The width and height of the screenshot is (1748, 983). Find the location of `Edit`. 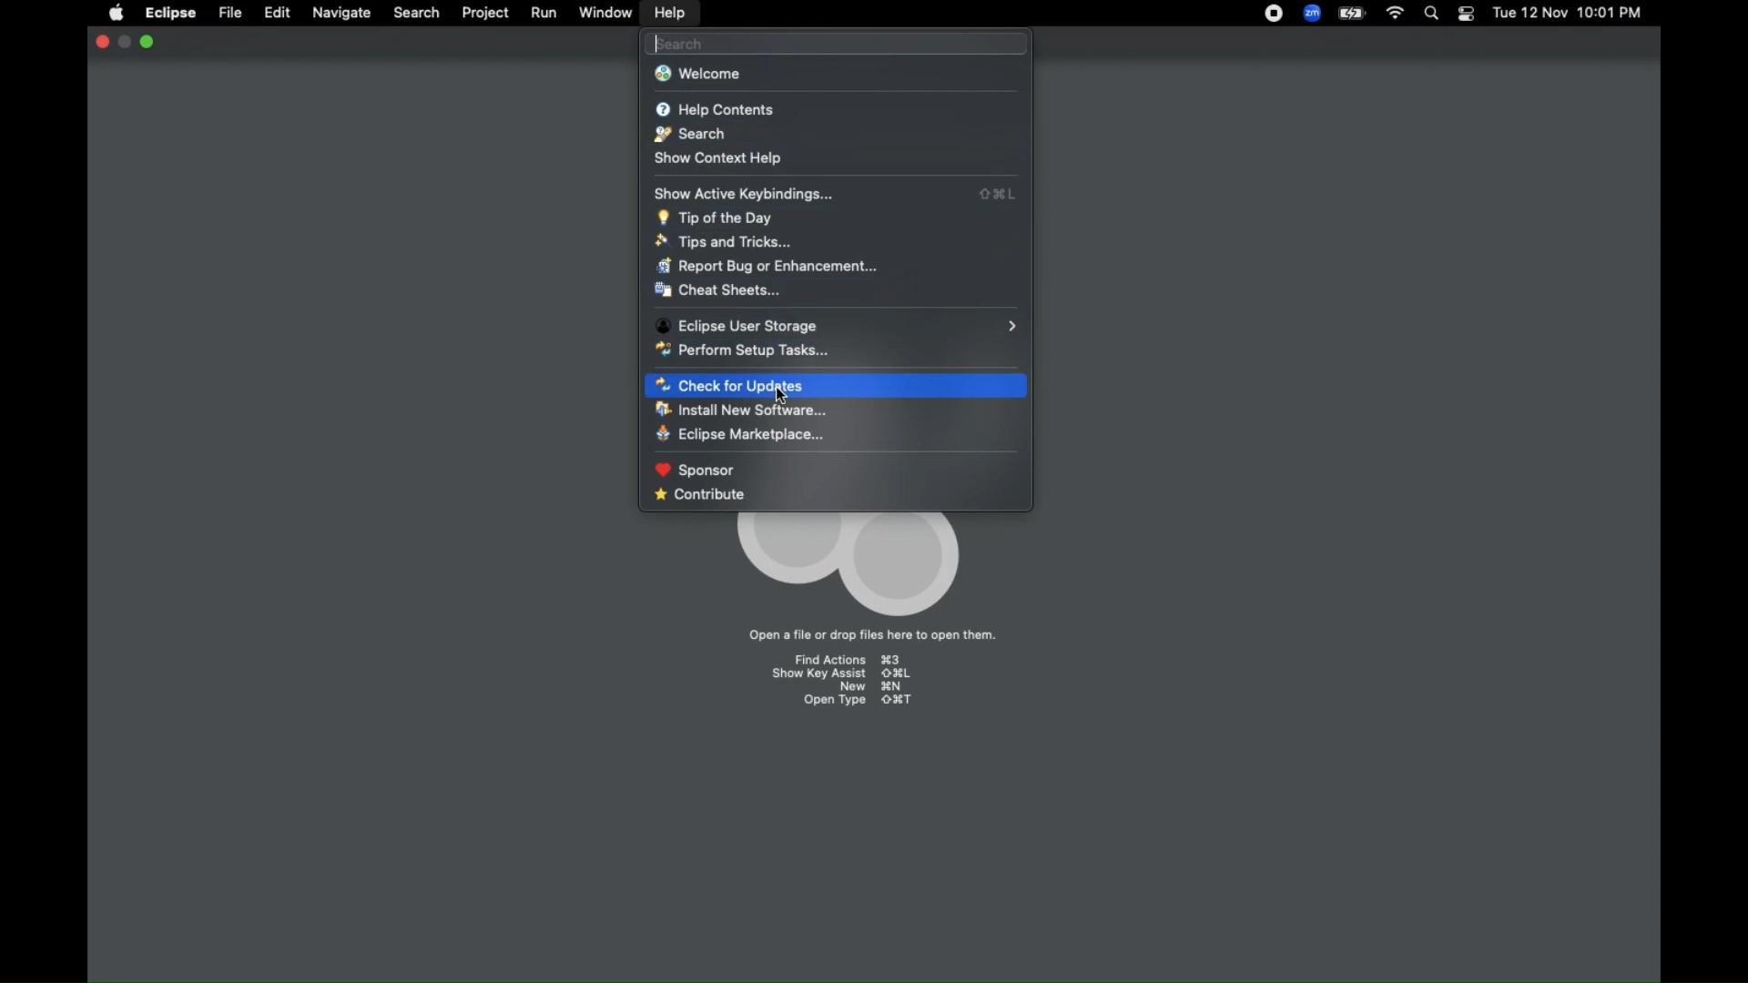

Edit is located at coordinates (277, 14).